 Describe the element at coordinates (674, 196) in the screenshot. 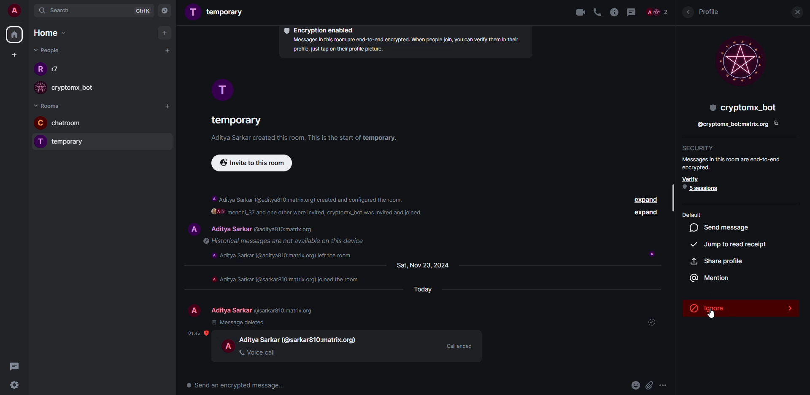

I see `scrollbar` at that location.